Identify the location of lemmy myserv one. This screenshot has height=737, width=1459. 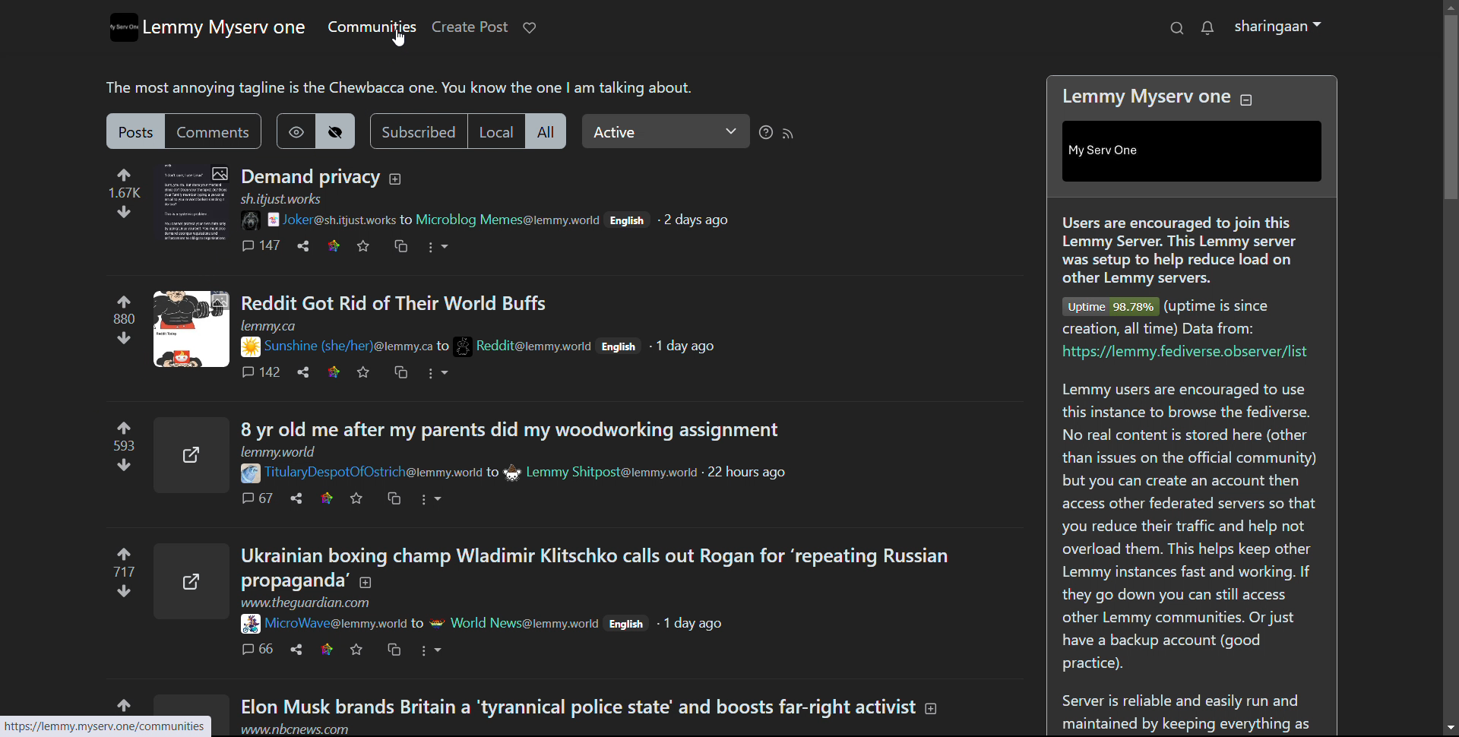
(225, 28).